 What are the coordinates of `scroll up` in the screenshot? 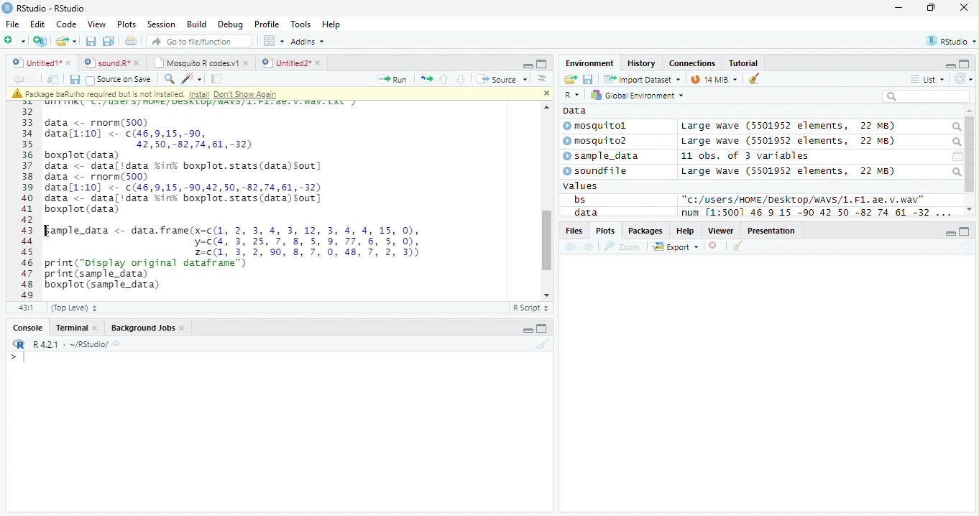 It's located at (970, 111).